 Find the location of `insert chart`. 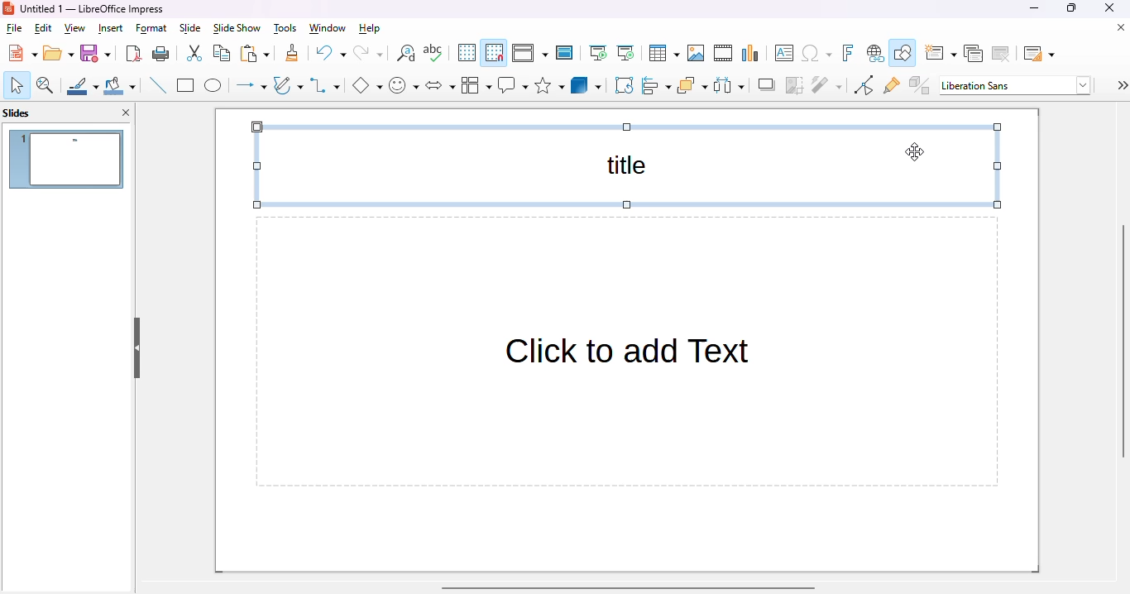

insert chart is located at coordinates (751, 54).